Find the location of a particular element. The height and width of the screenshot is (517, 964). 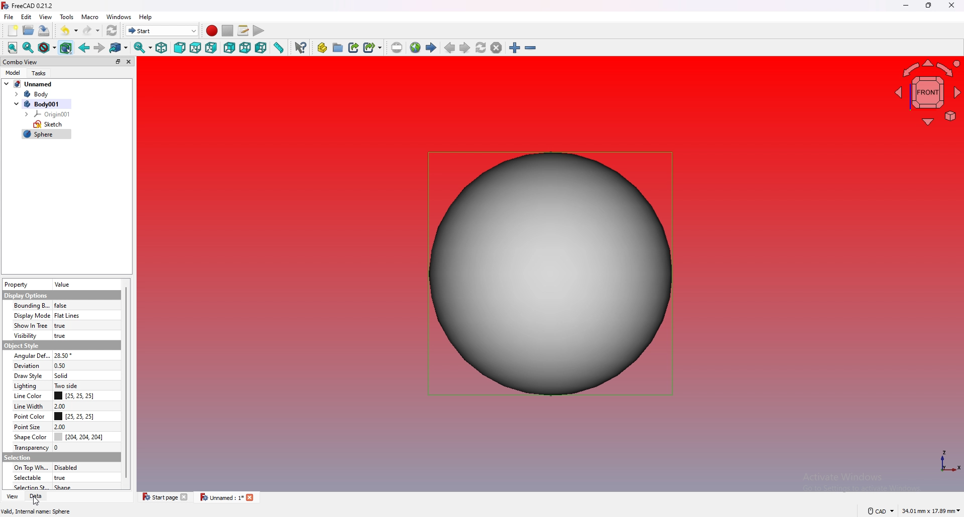

refresh webpage is located at coordinates (480, 47).